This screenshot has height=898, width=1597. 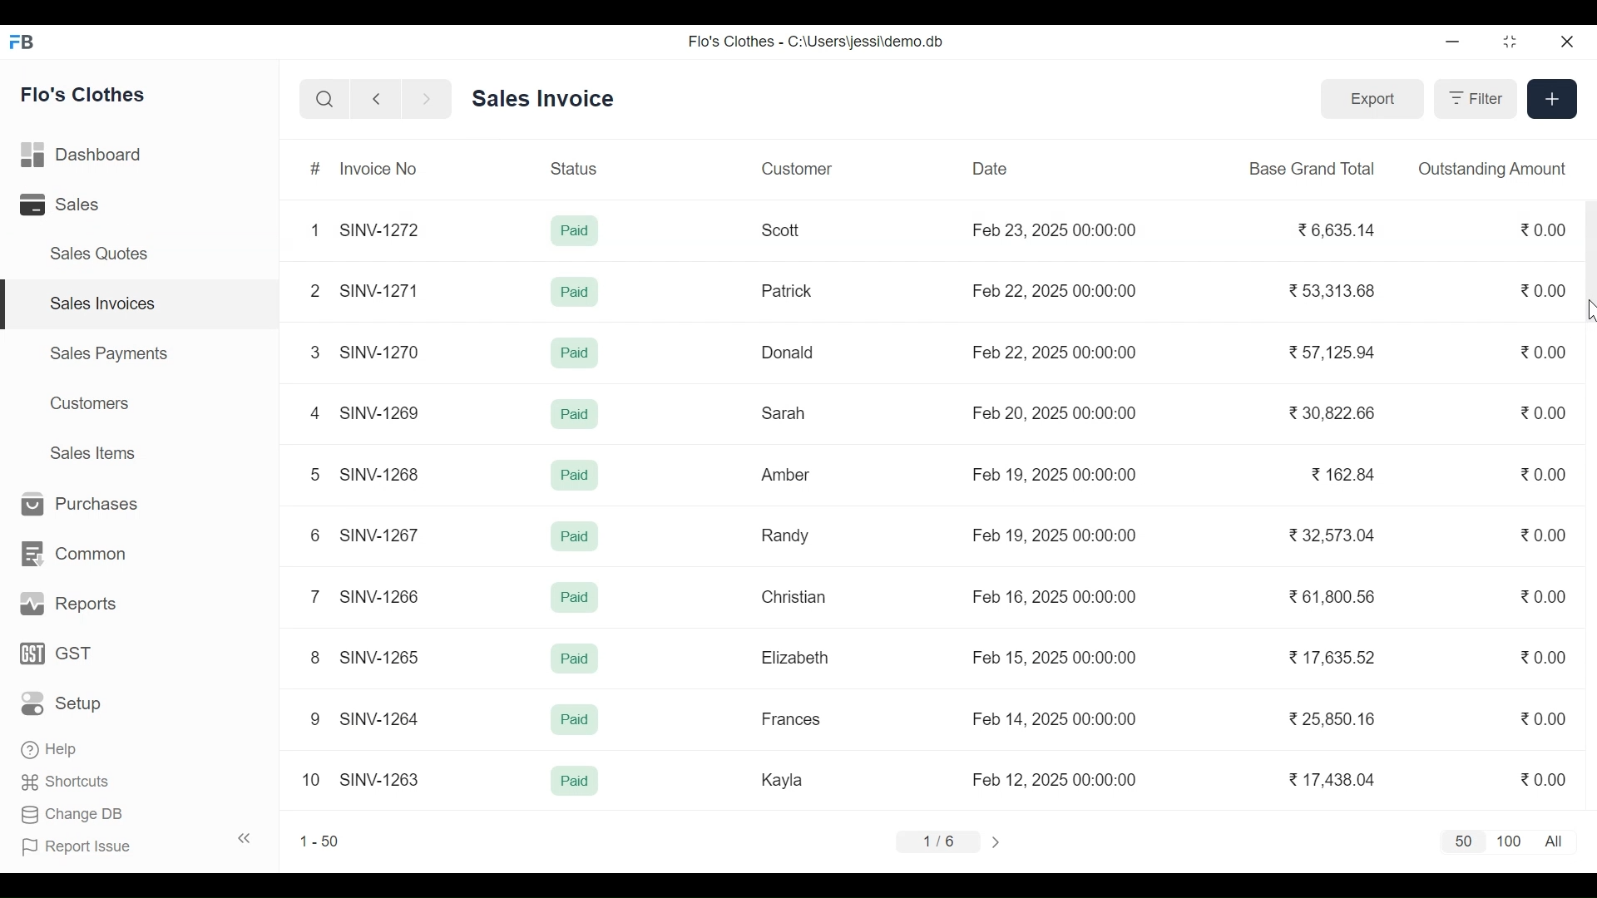 I want to click on Invoice No, so click(x=377, y=168).